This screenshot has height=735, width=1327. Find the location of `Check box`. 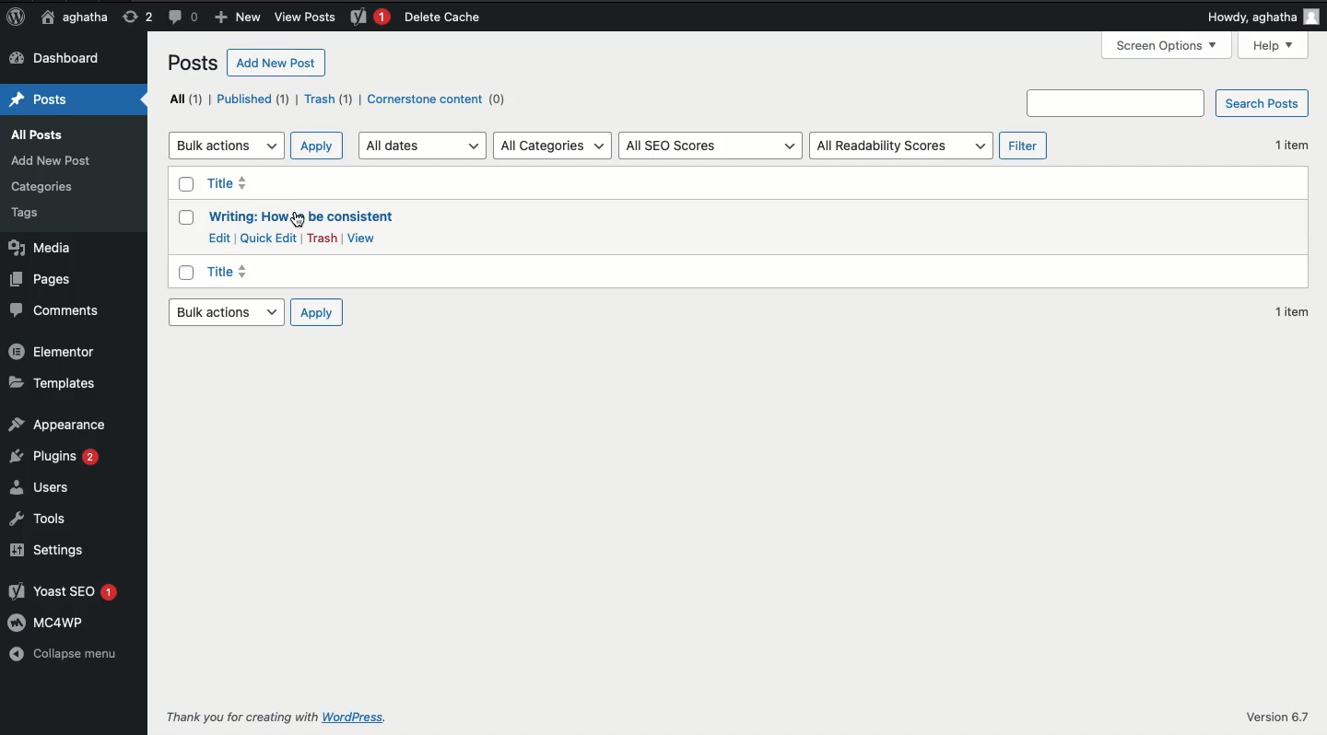

Check box is located at coordinates (184, 273).